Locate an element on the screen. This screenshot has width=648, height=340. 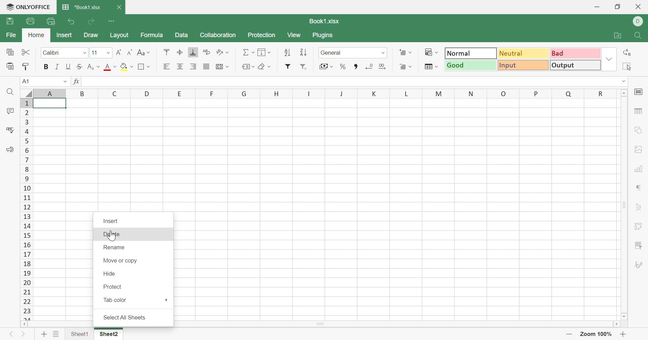
Orientation is located at coordinates (219, 52).